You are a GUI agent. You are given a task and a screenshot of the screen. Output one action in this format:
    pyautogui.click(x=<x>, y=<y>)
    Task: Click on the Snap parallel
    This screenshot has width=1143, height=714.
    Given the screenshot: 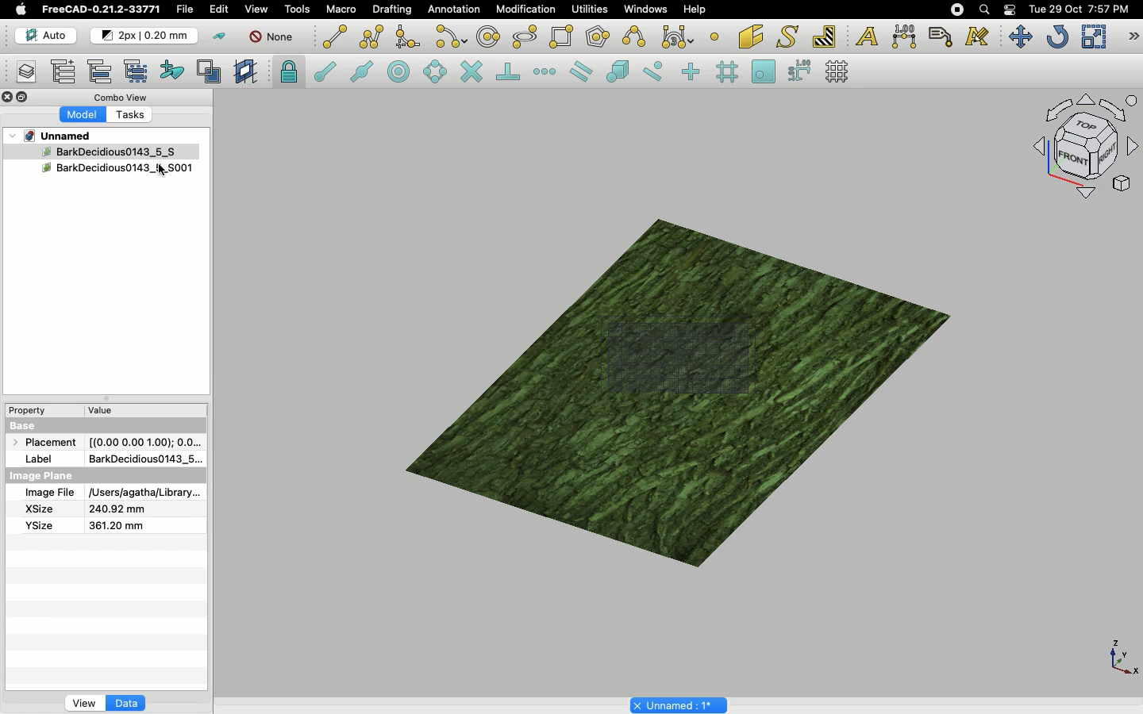 What is the action you would take?
    pyautogui.click(x=581, y=71)
    